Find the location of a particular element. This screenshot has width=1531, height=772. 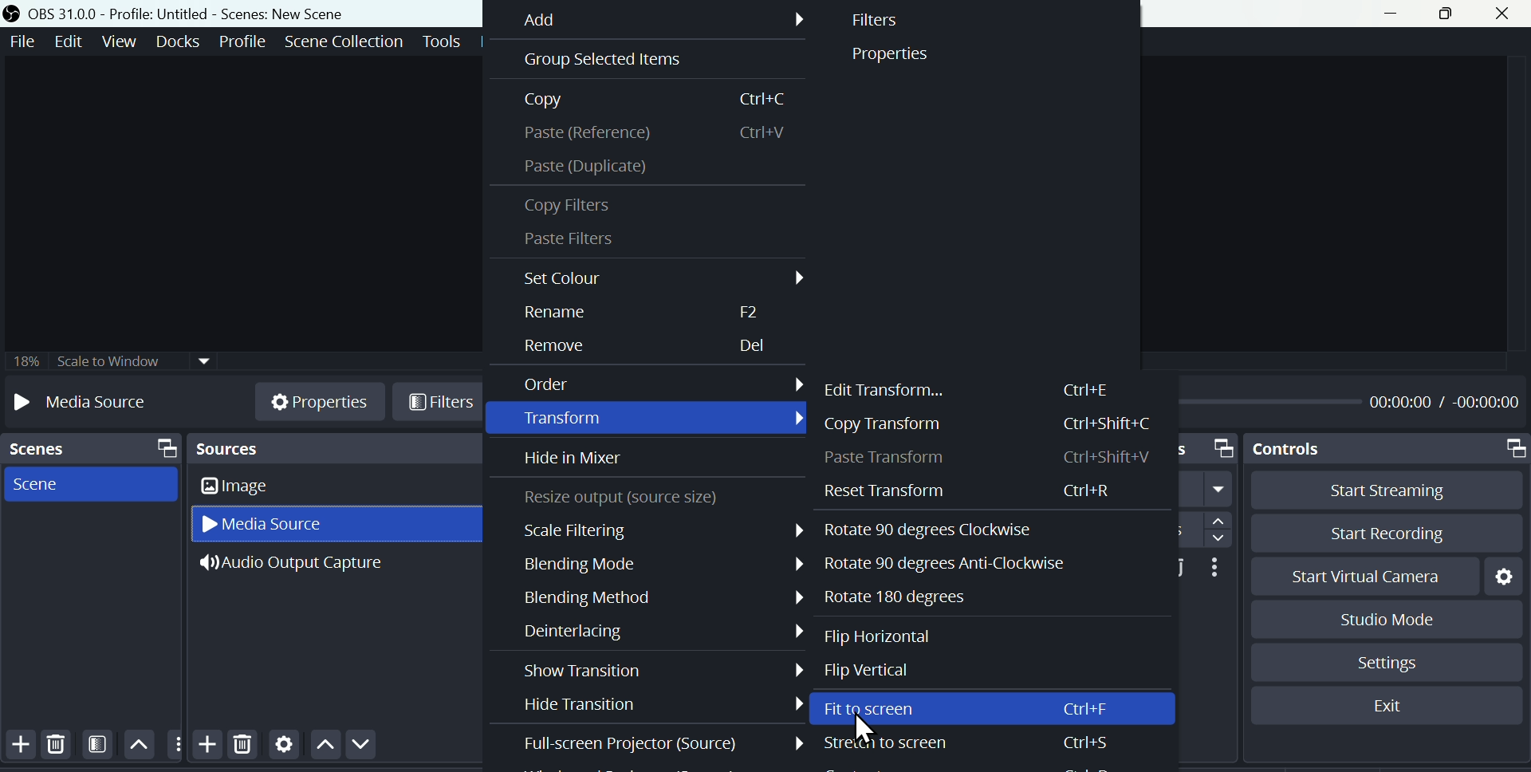

Order is located at coordinates (656, 384).